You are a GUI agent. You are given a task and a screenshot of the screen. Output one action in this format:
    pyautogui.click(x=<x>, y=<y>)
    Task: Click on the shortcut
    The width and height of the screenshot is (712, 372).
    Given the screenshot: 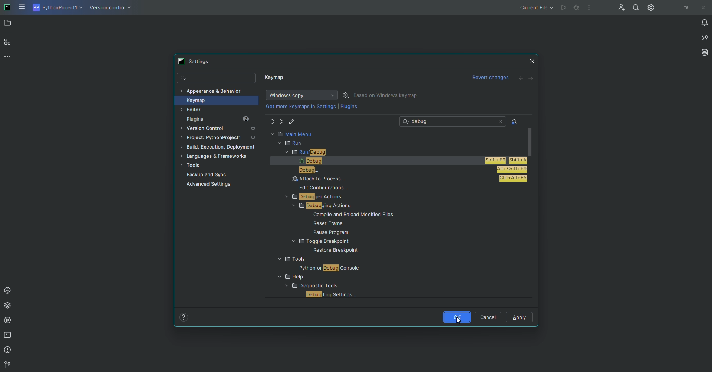 What is the action you would take?
    pyautogui.click(x=511, y=170)
    